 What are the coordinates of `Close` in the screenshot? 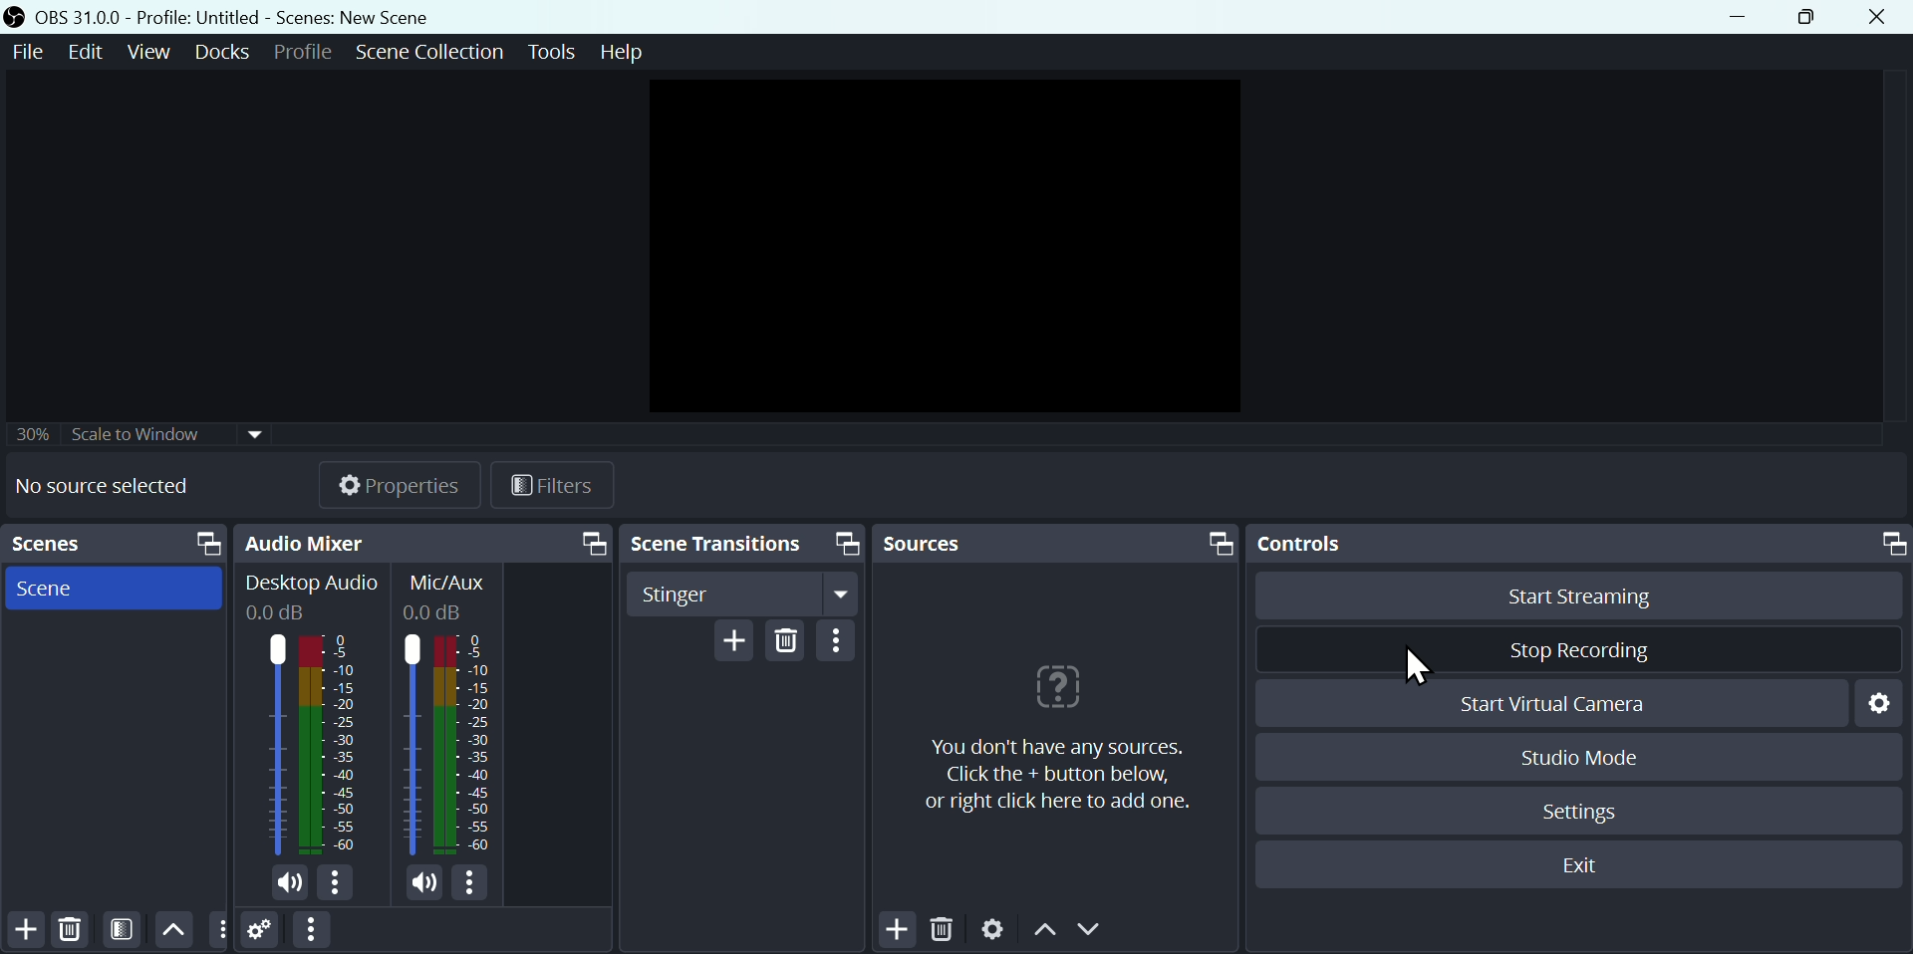 It's located at (1882, 18).